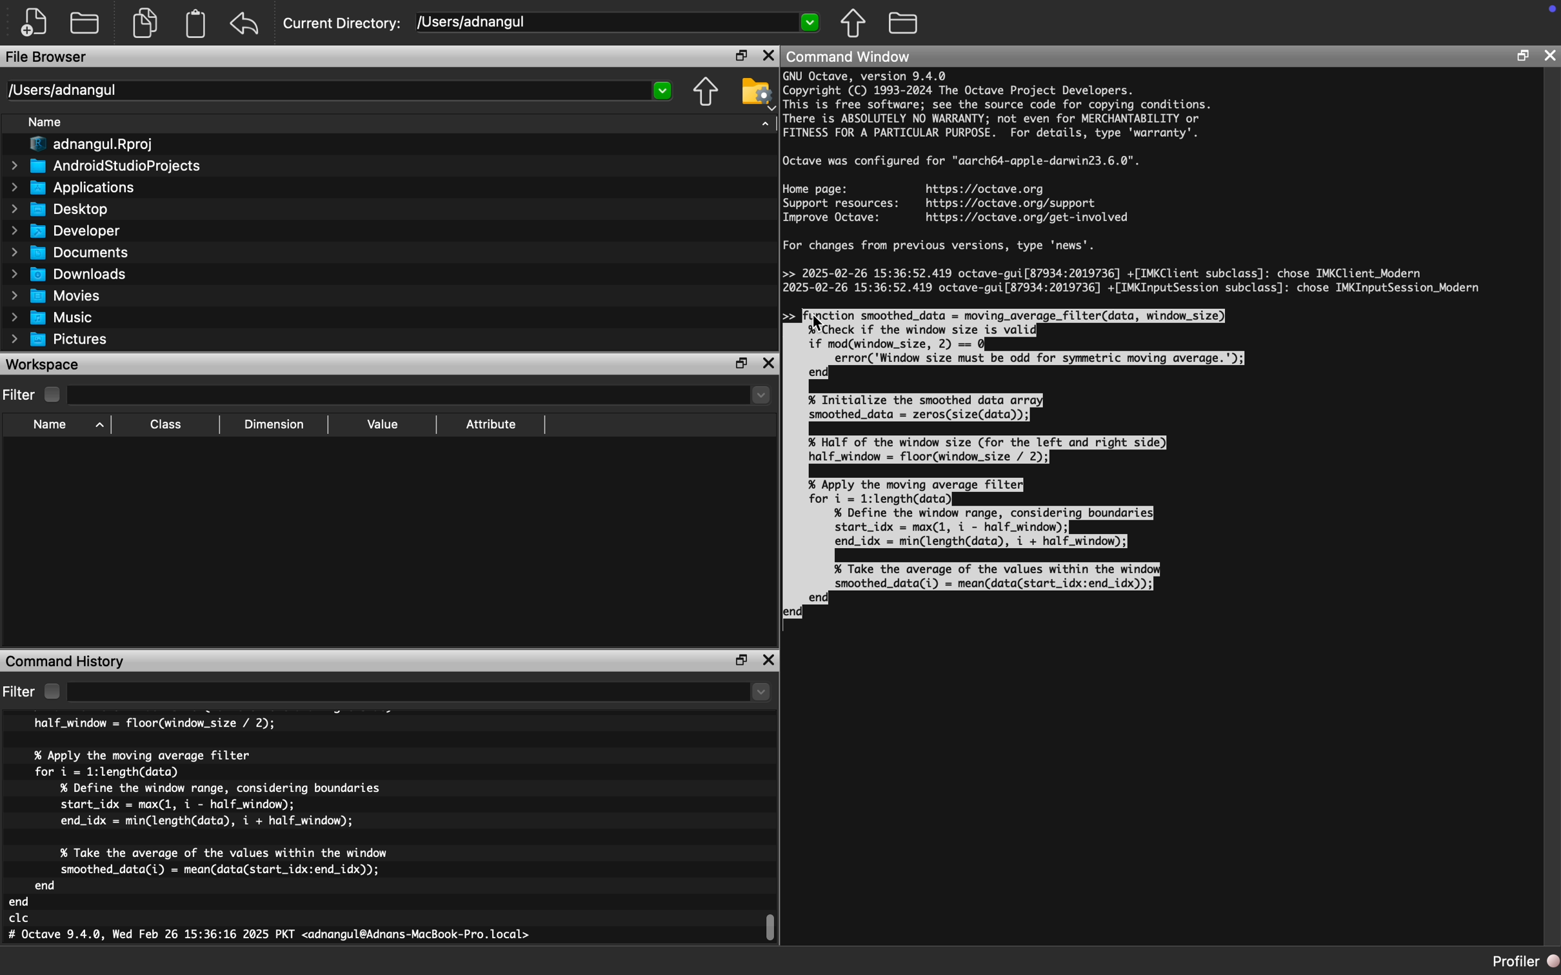 Image resolution: width=1561 pixels, height=975 pixels. What do you see at coordinates (1522, 55) in the screenshot?
I see `Restore Down` at bounding box center [1522, 55].